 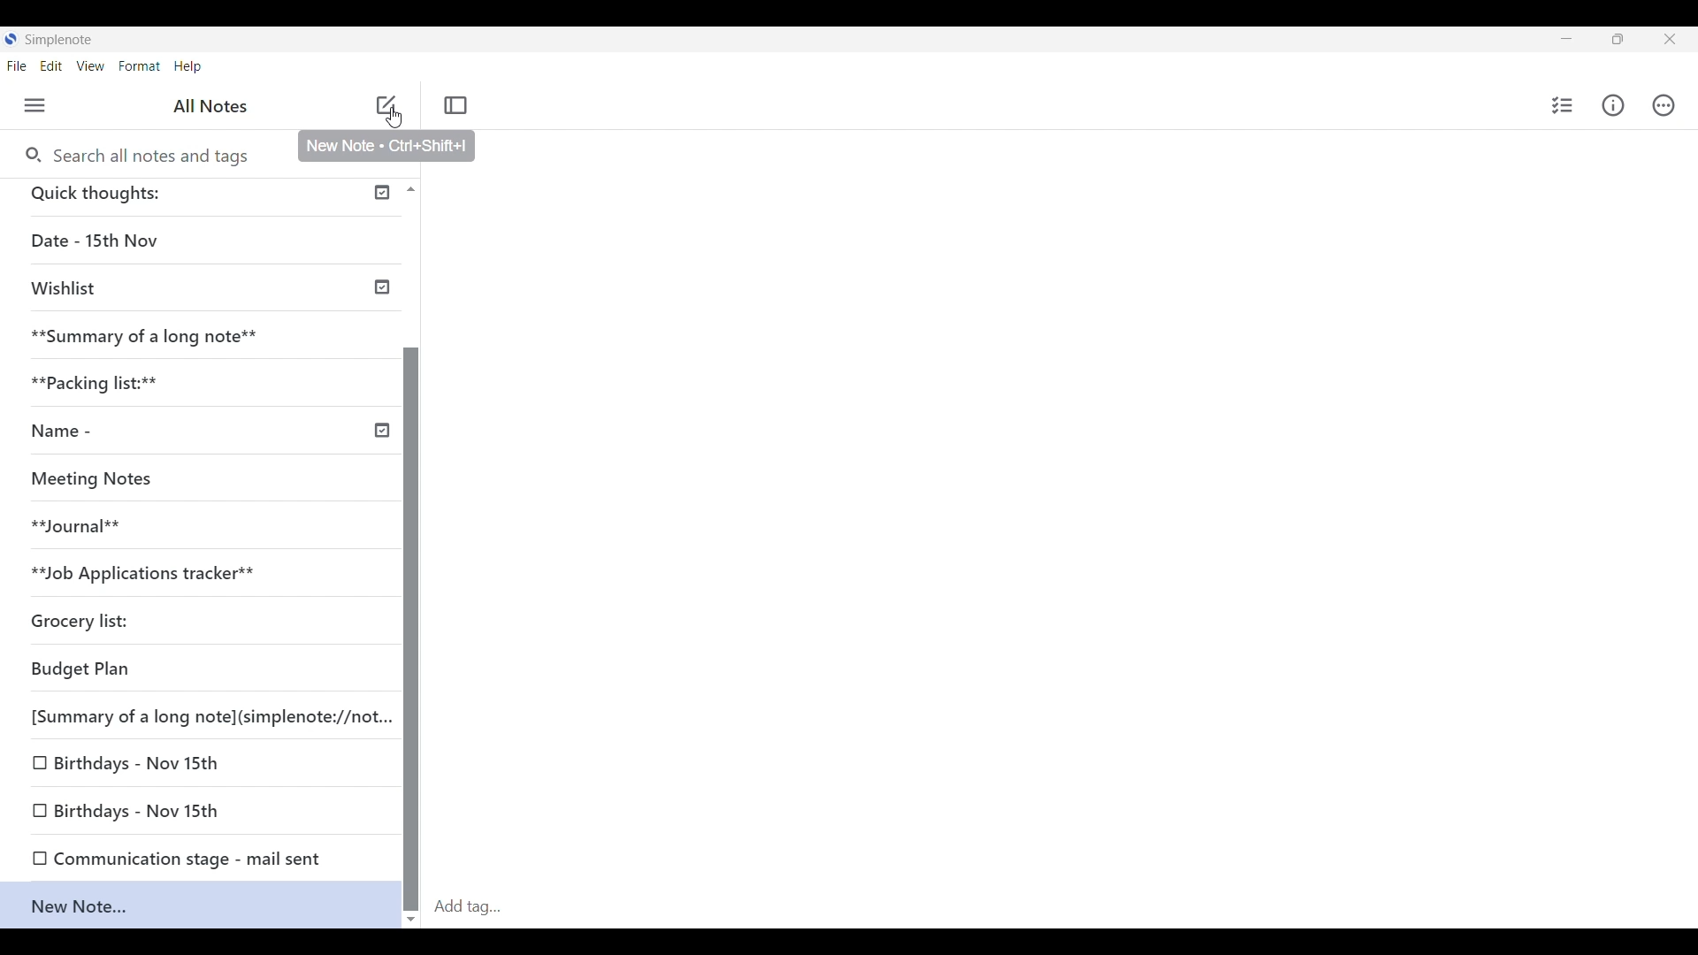 I want to click on Meeting Notes, so click(x=195, y=479).